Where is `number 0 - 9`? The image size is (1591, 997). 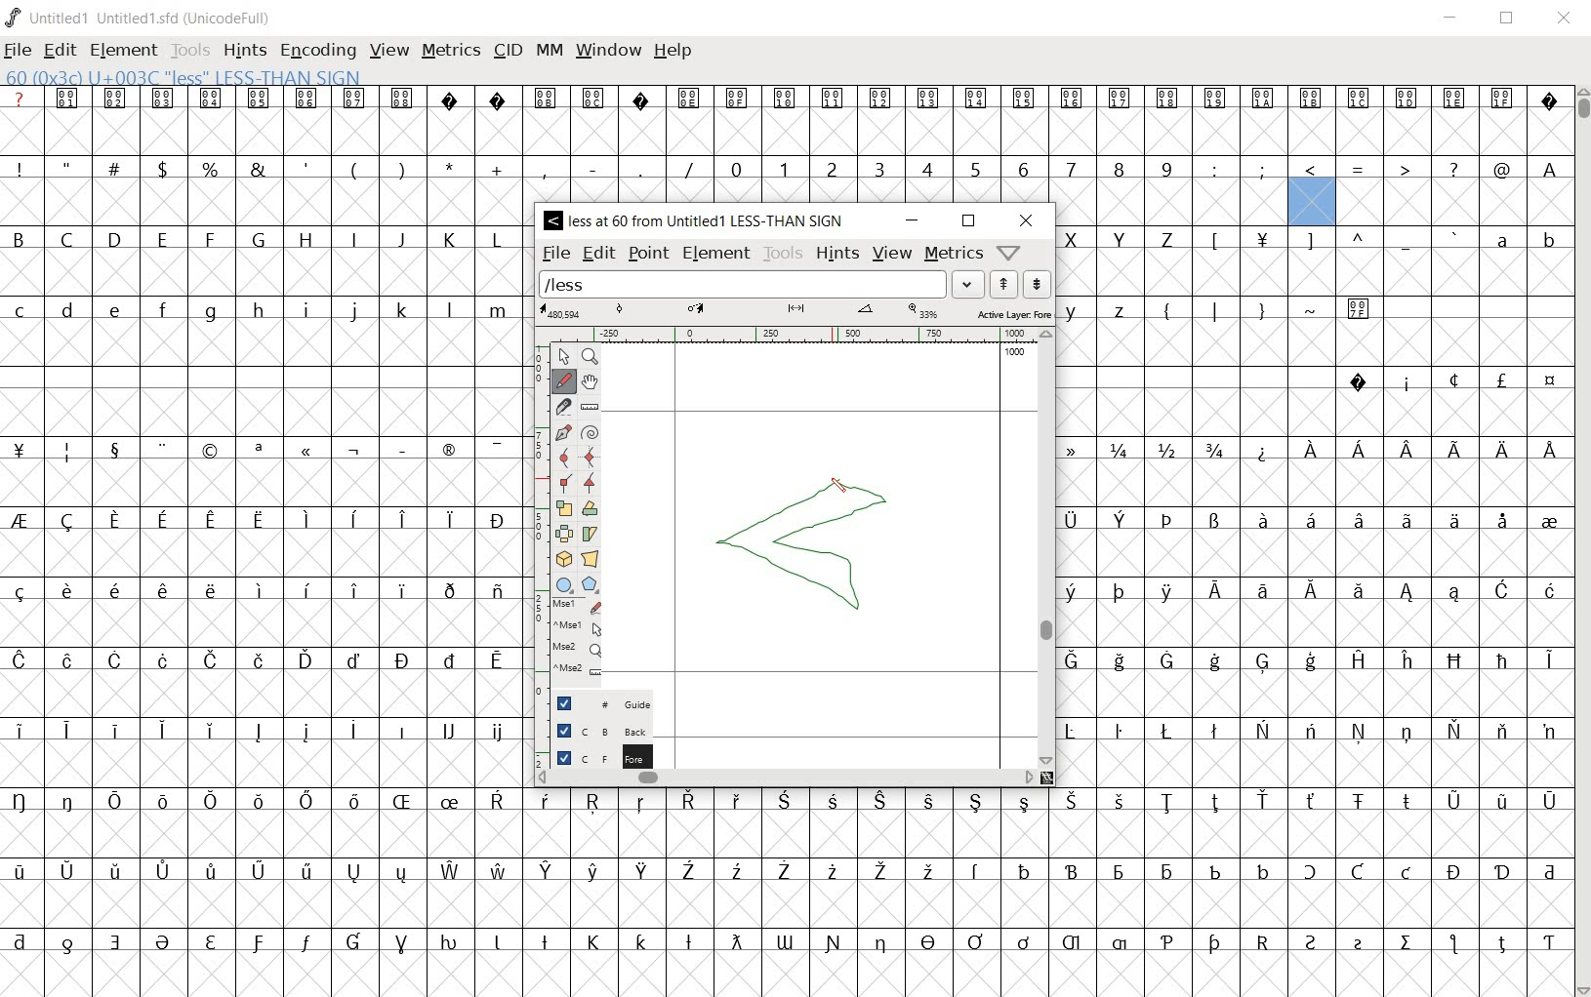
number 0 - 9 is located at coordinates (951, 169).